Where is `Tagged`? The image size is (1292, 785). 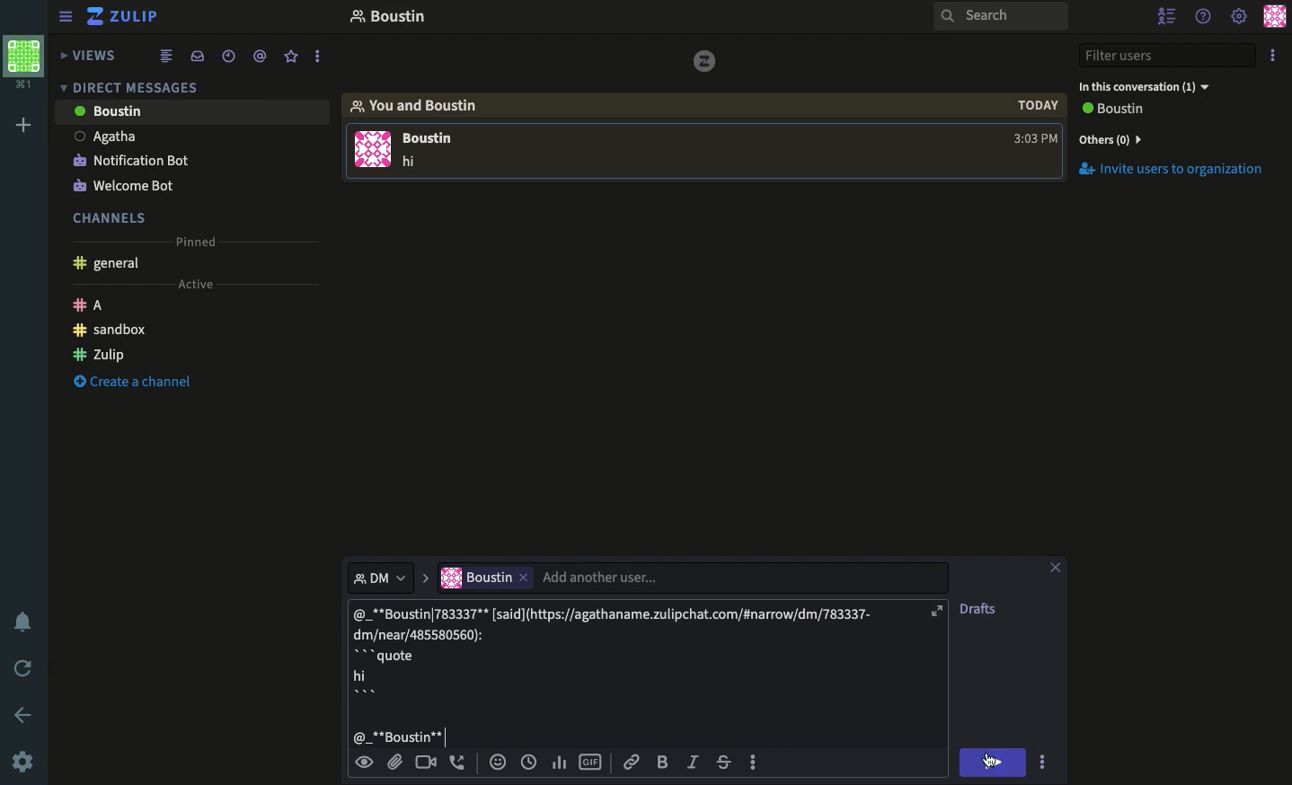
Tagged is located at coordinates (260, 57).